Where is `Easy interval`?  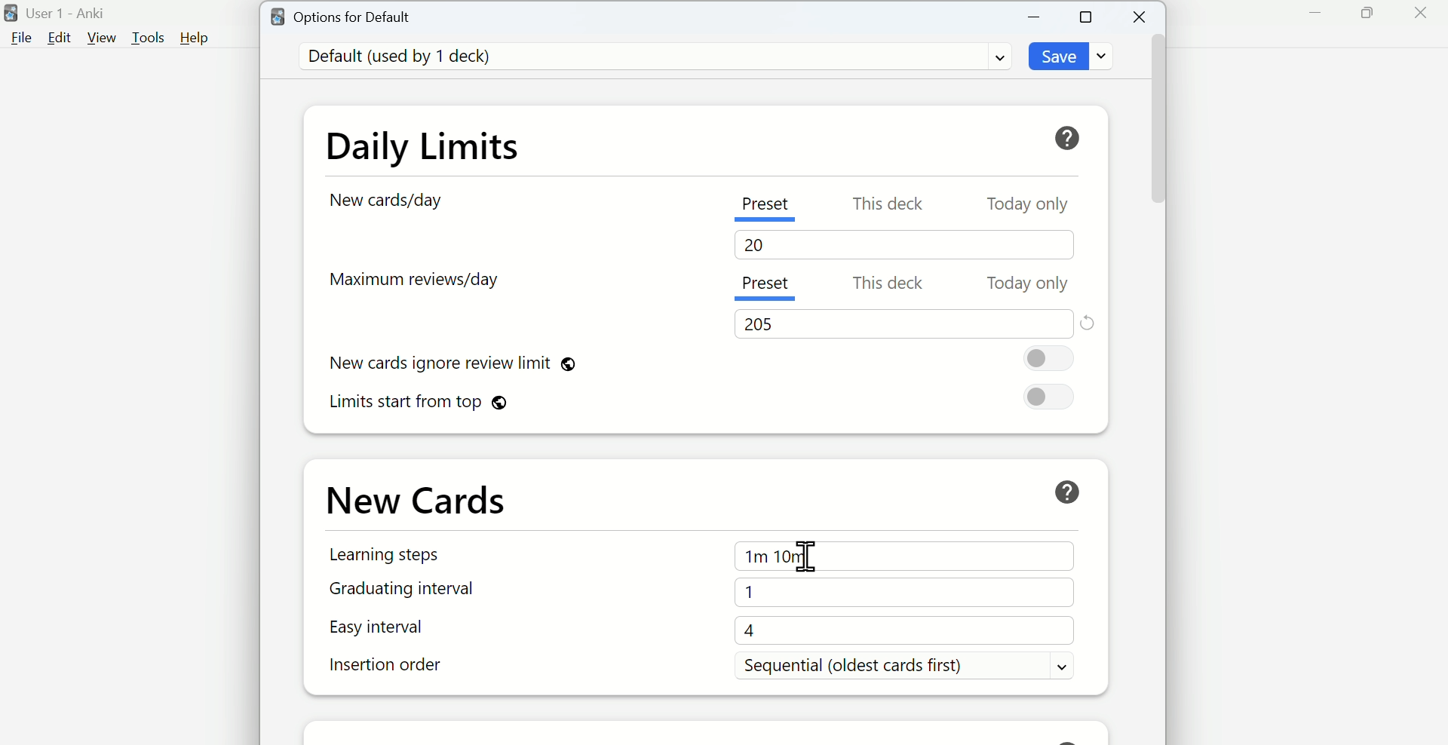 Easy interval is located at coordinates (394, 630).